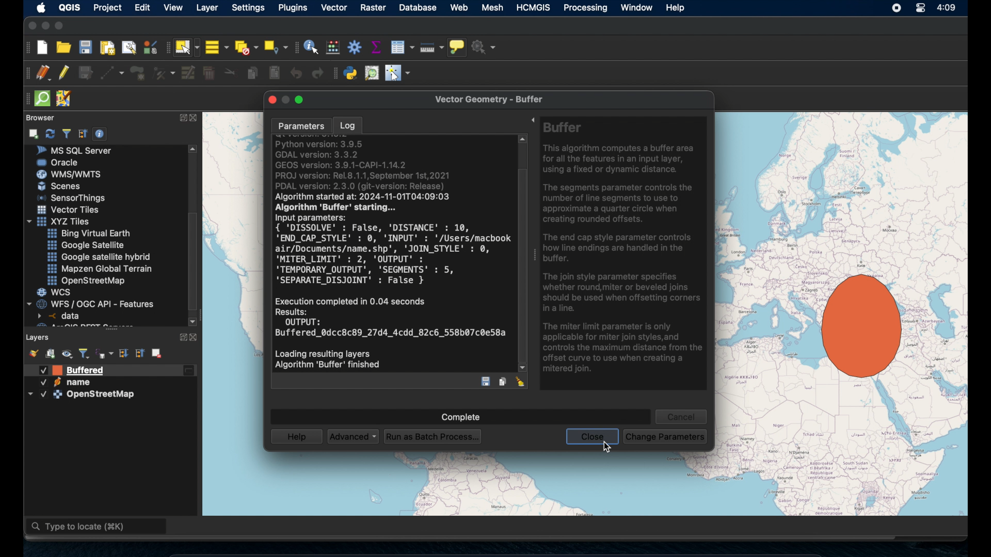  What do you see at coordinates (107, 49) in the screenshot?
I see `open print layout` at bounding box center [107, 49].